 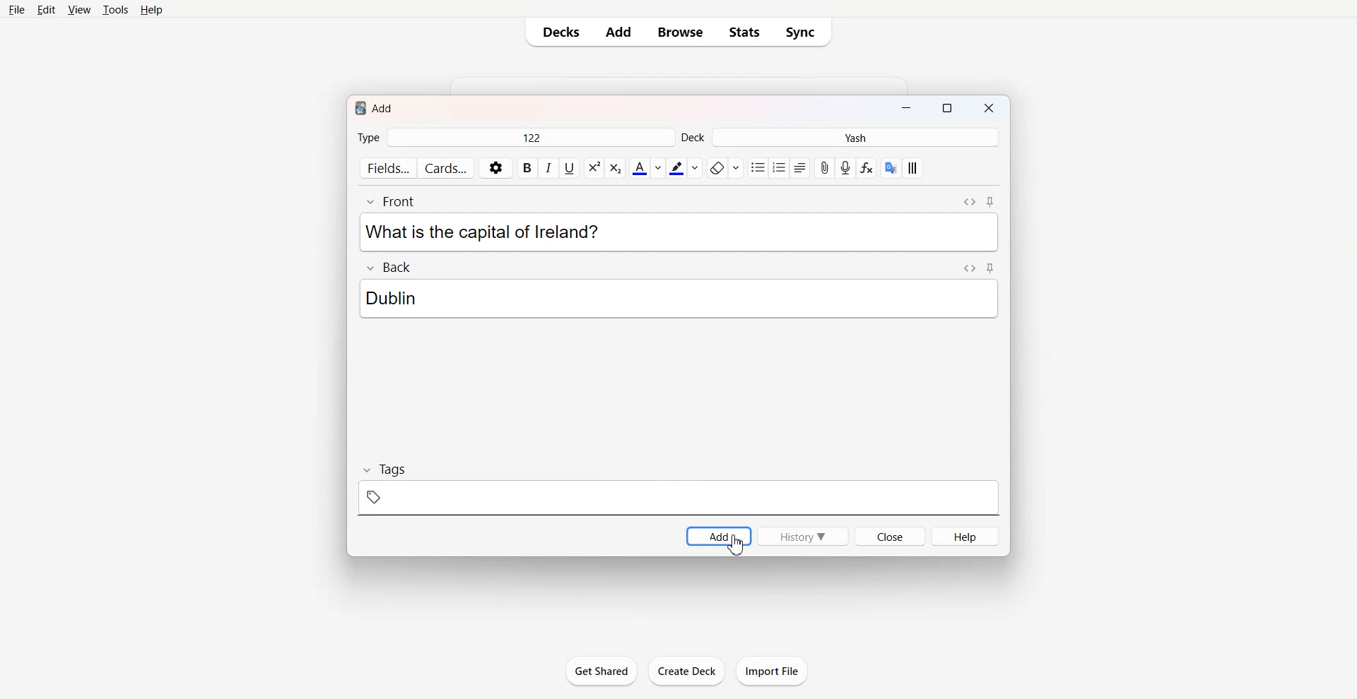 I want to click on Highlight Text Color, so click(x=684, y=168).